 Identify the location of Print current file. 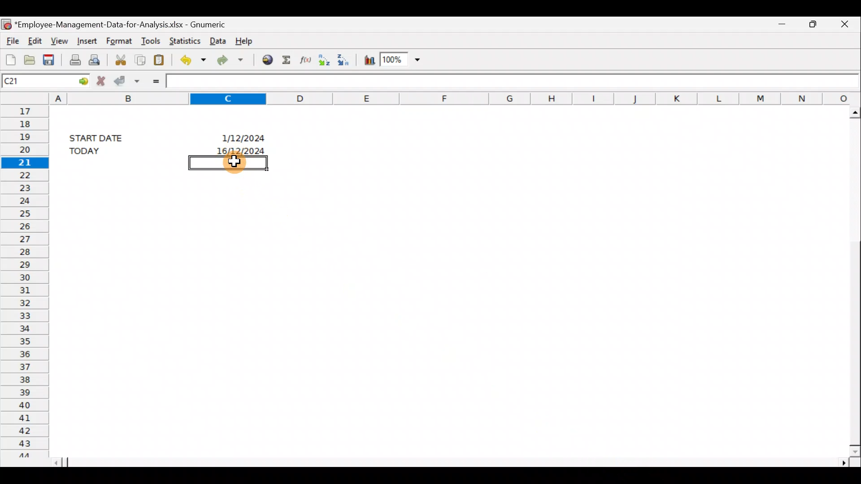
(73, 59).